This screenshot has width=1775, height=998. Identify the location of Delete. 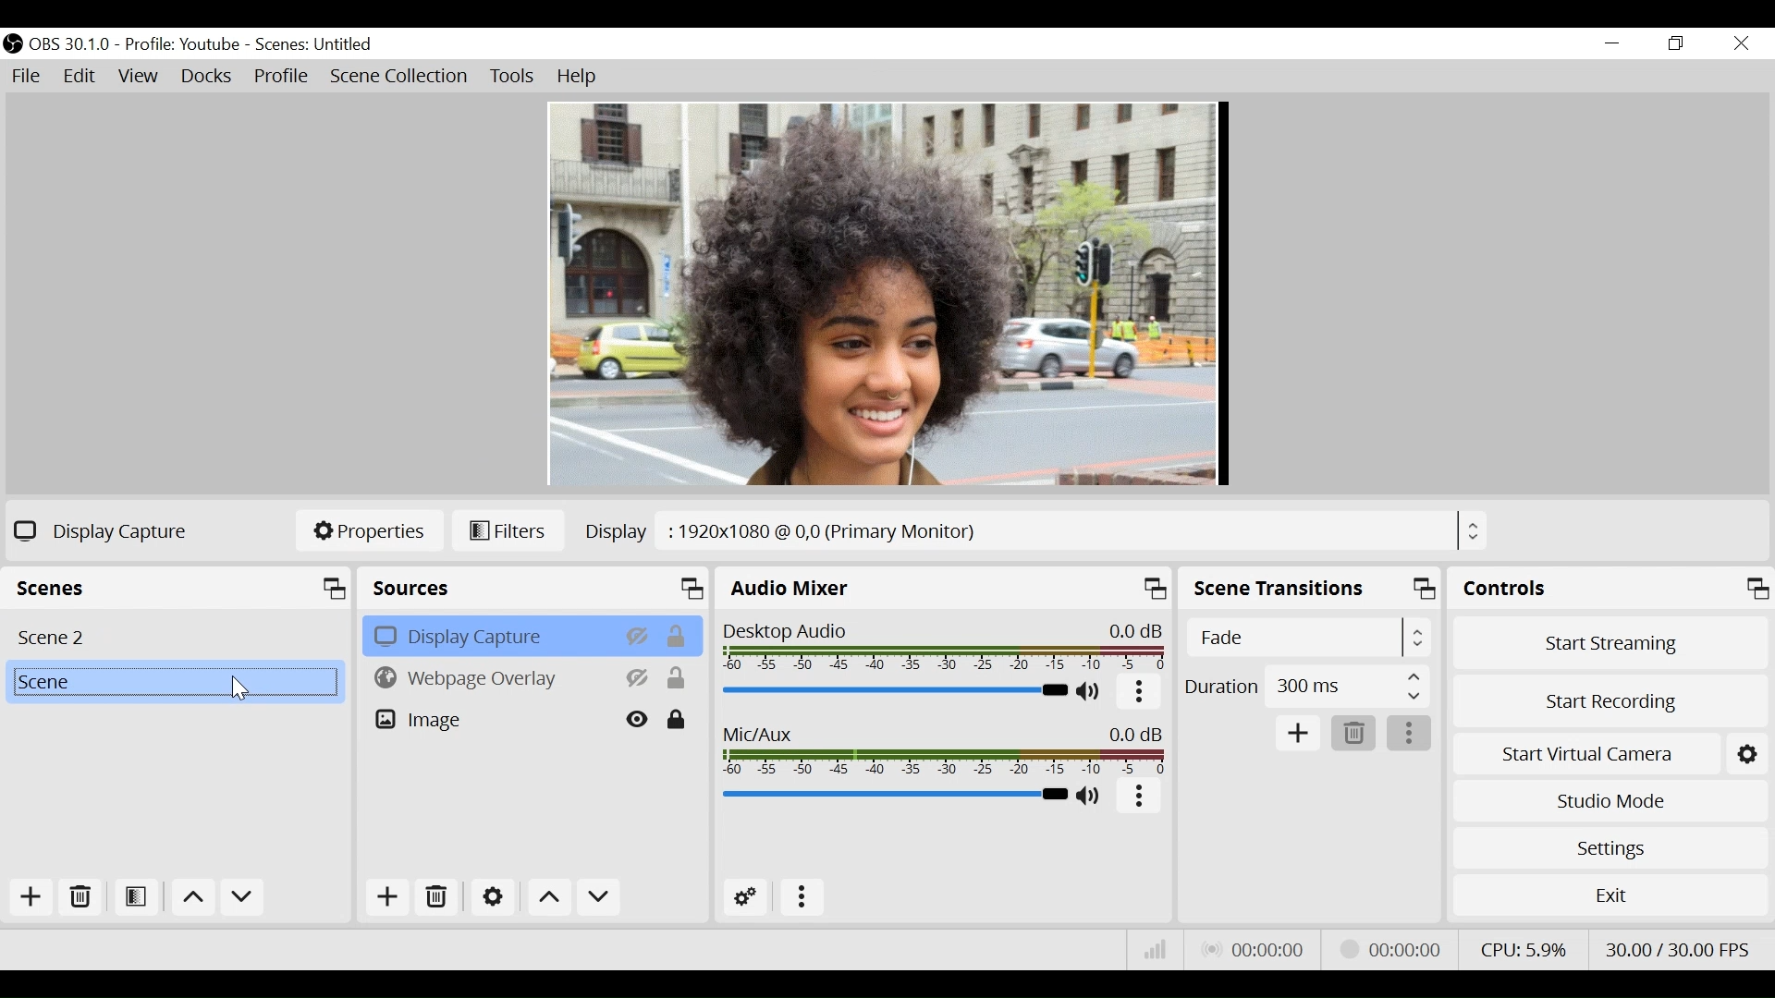
(82, 897).